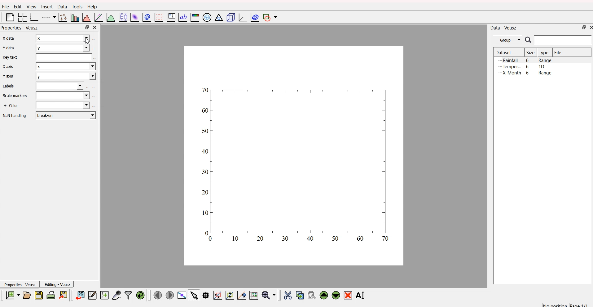  Describe the element at coordinates (9, 18) in the screenshot. I see `blank page` at that location.